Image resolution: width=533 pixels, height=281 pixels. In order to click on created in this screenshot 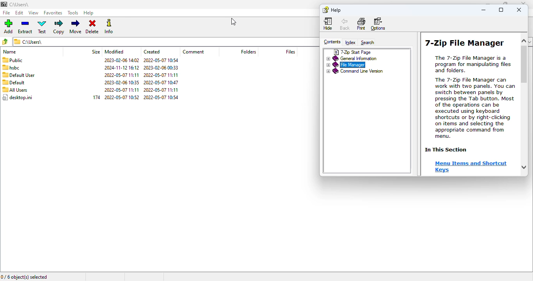, I will do `click(152, 52)`.